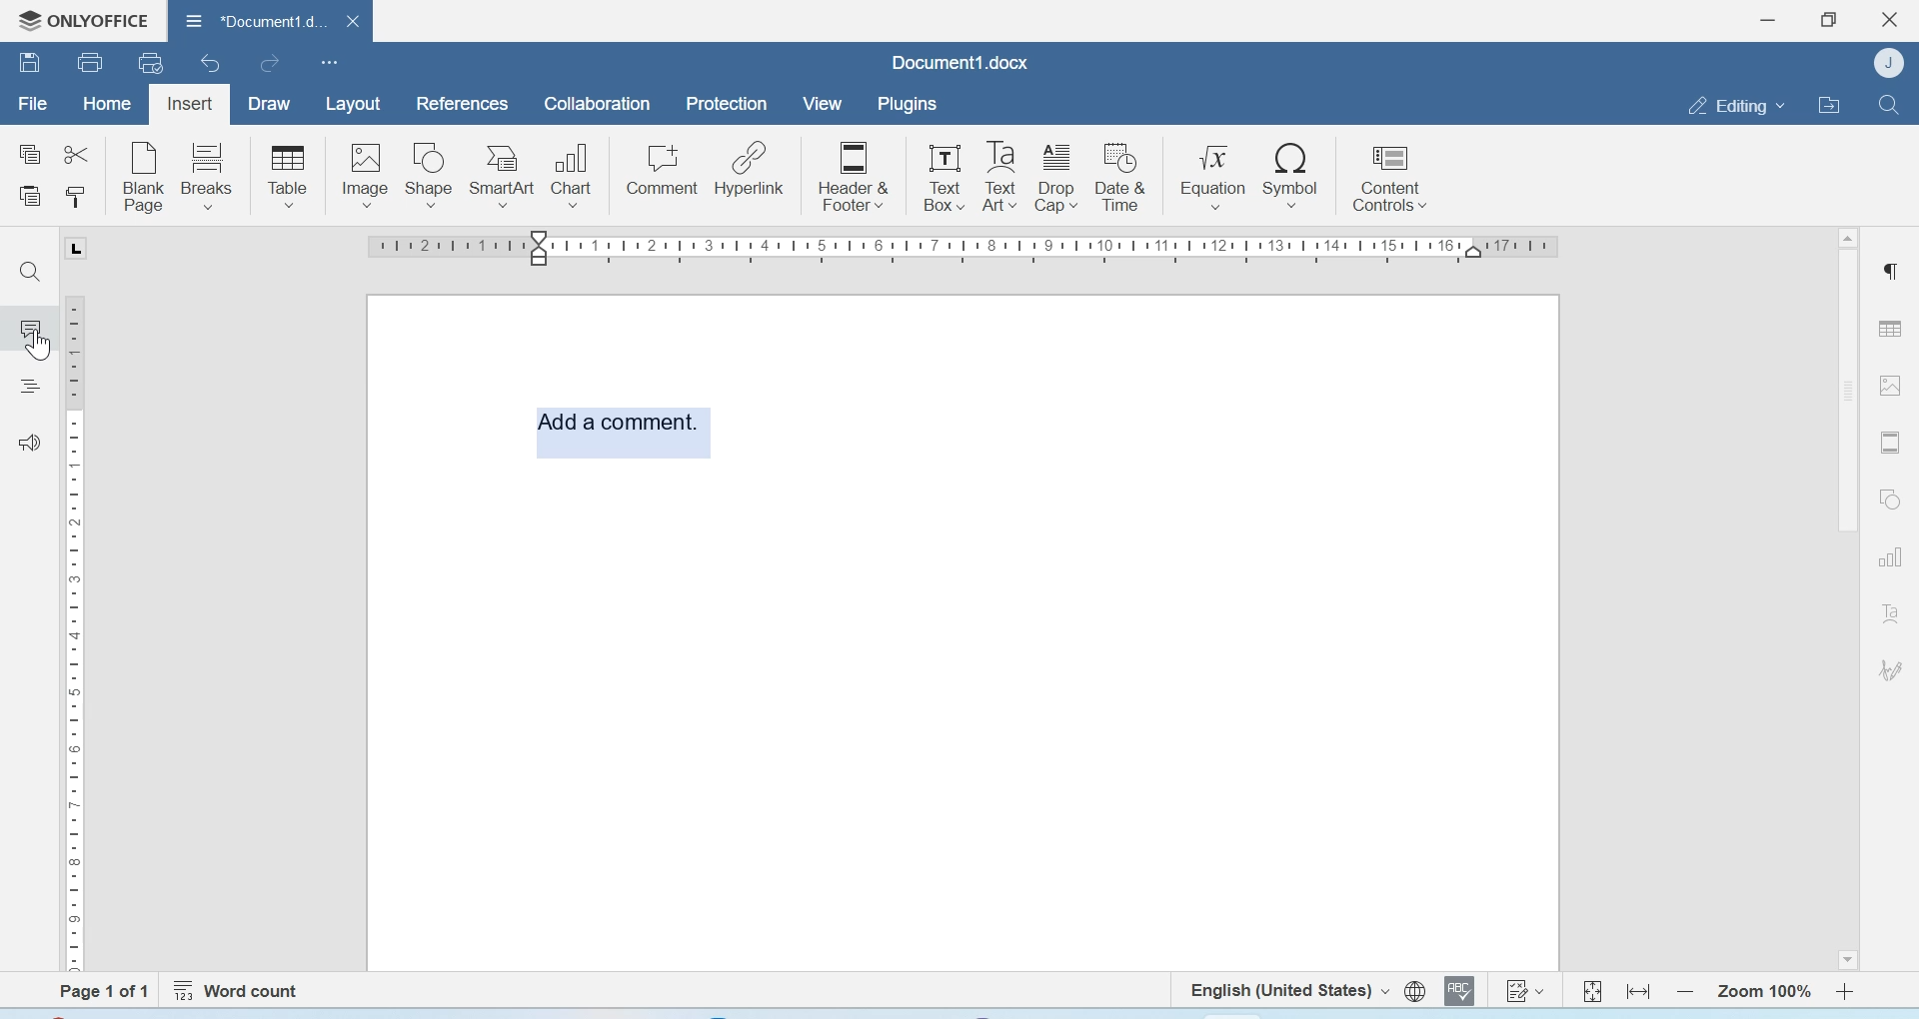 The image size is (1919, 1019). I want to click on Comment, so click(663, 170).